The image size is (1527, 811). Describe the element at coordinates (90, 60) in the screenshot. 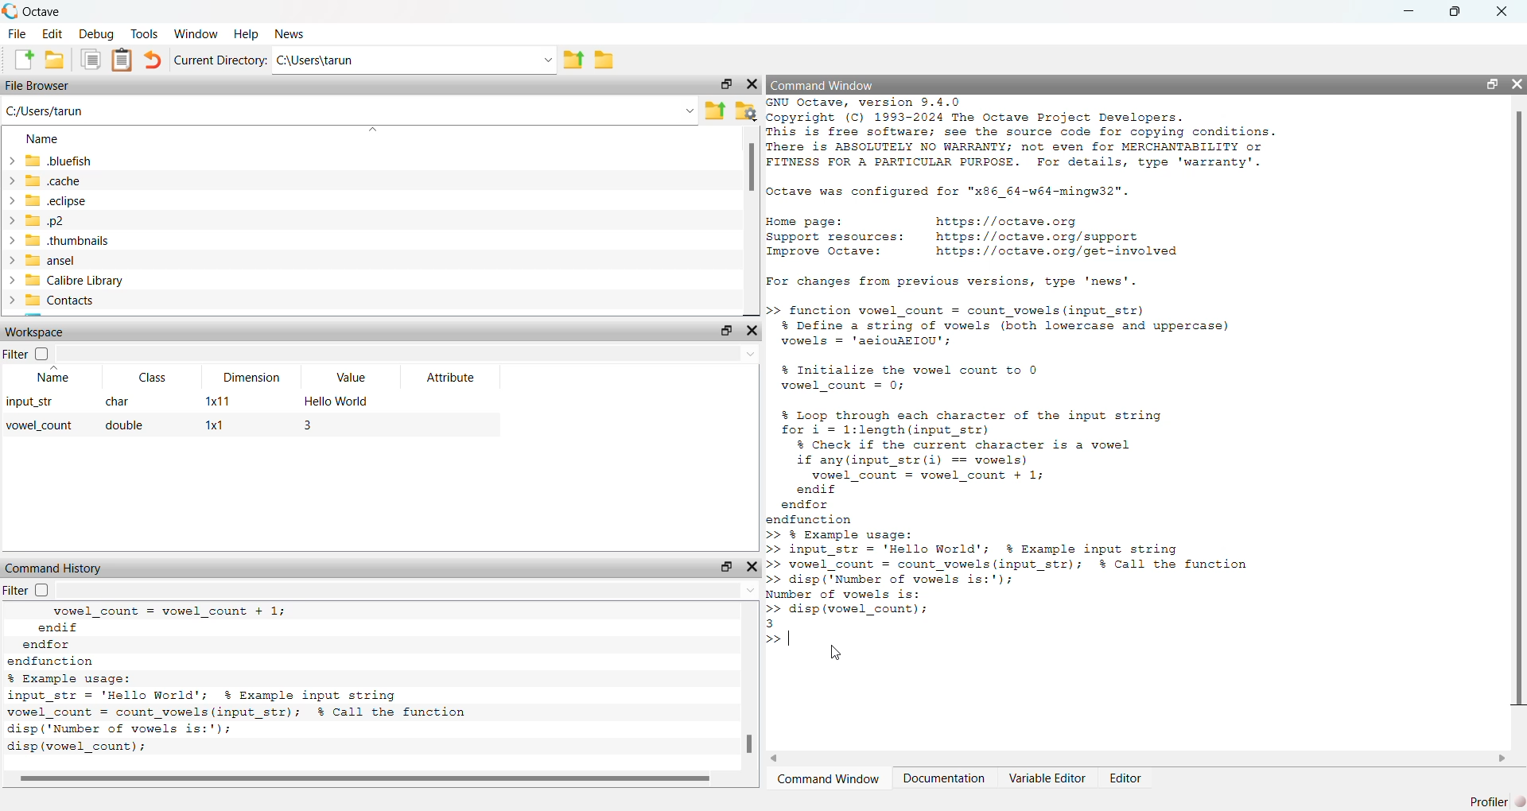

I see `Copy` at that location.